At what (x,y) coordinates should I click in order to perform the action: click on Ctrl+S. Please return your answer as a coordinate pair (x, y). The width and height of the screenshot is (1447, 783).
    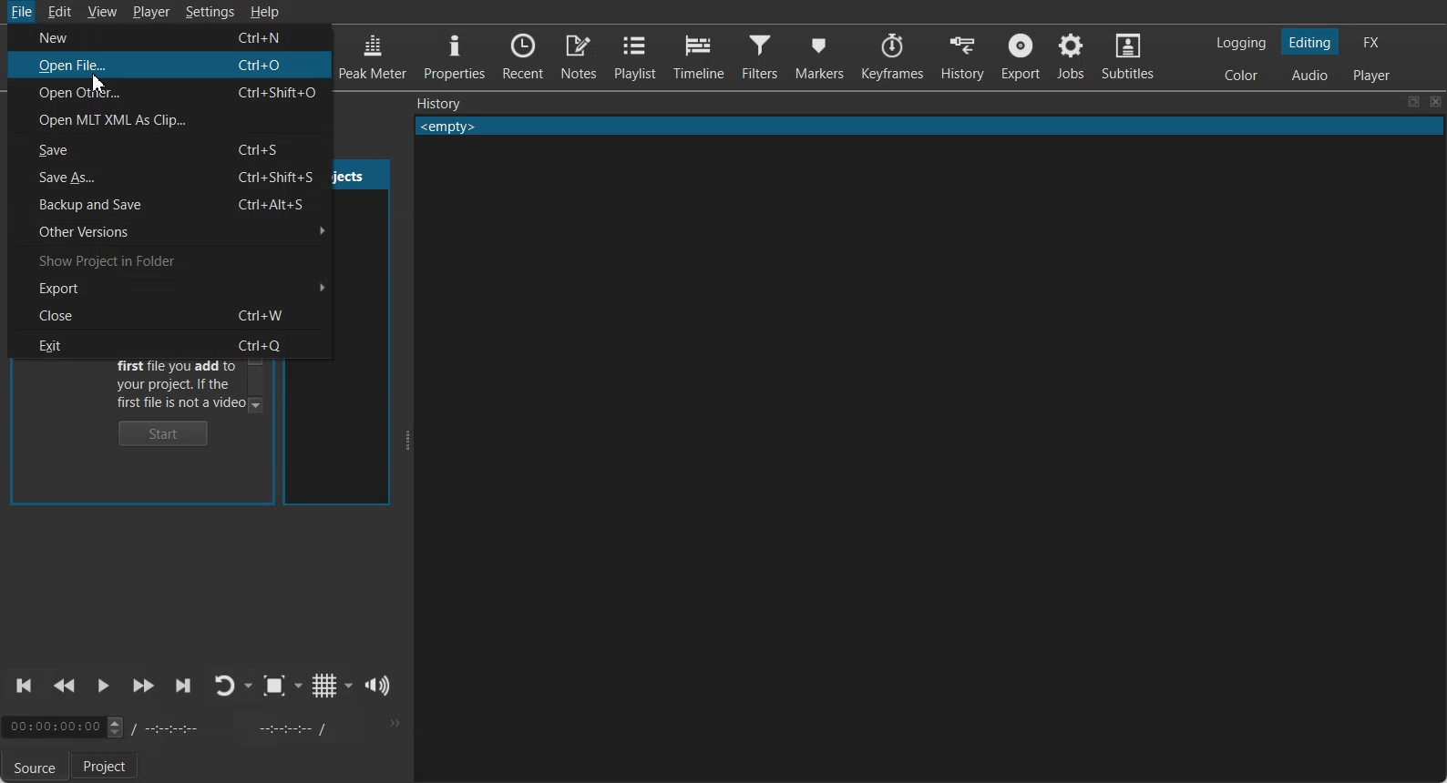
    Looking at the image, I should click on (265, 150).